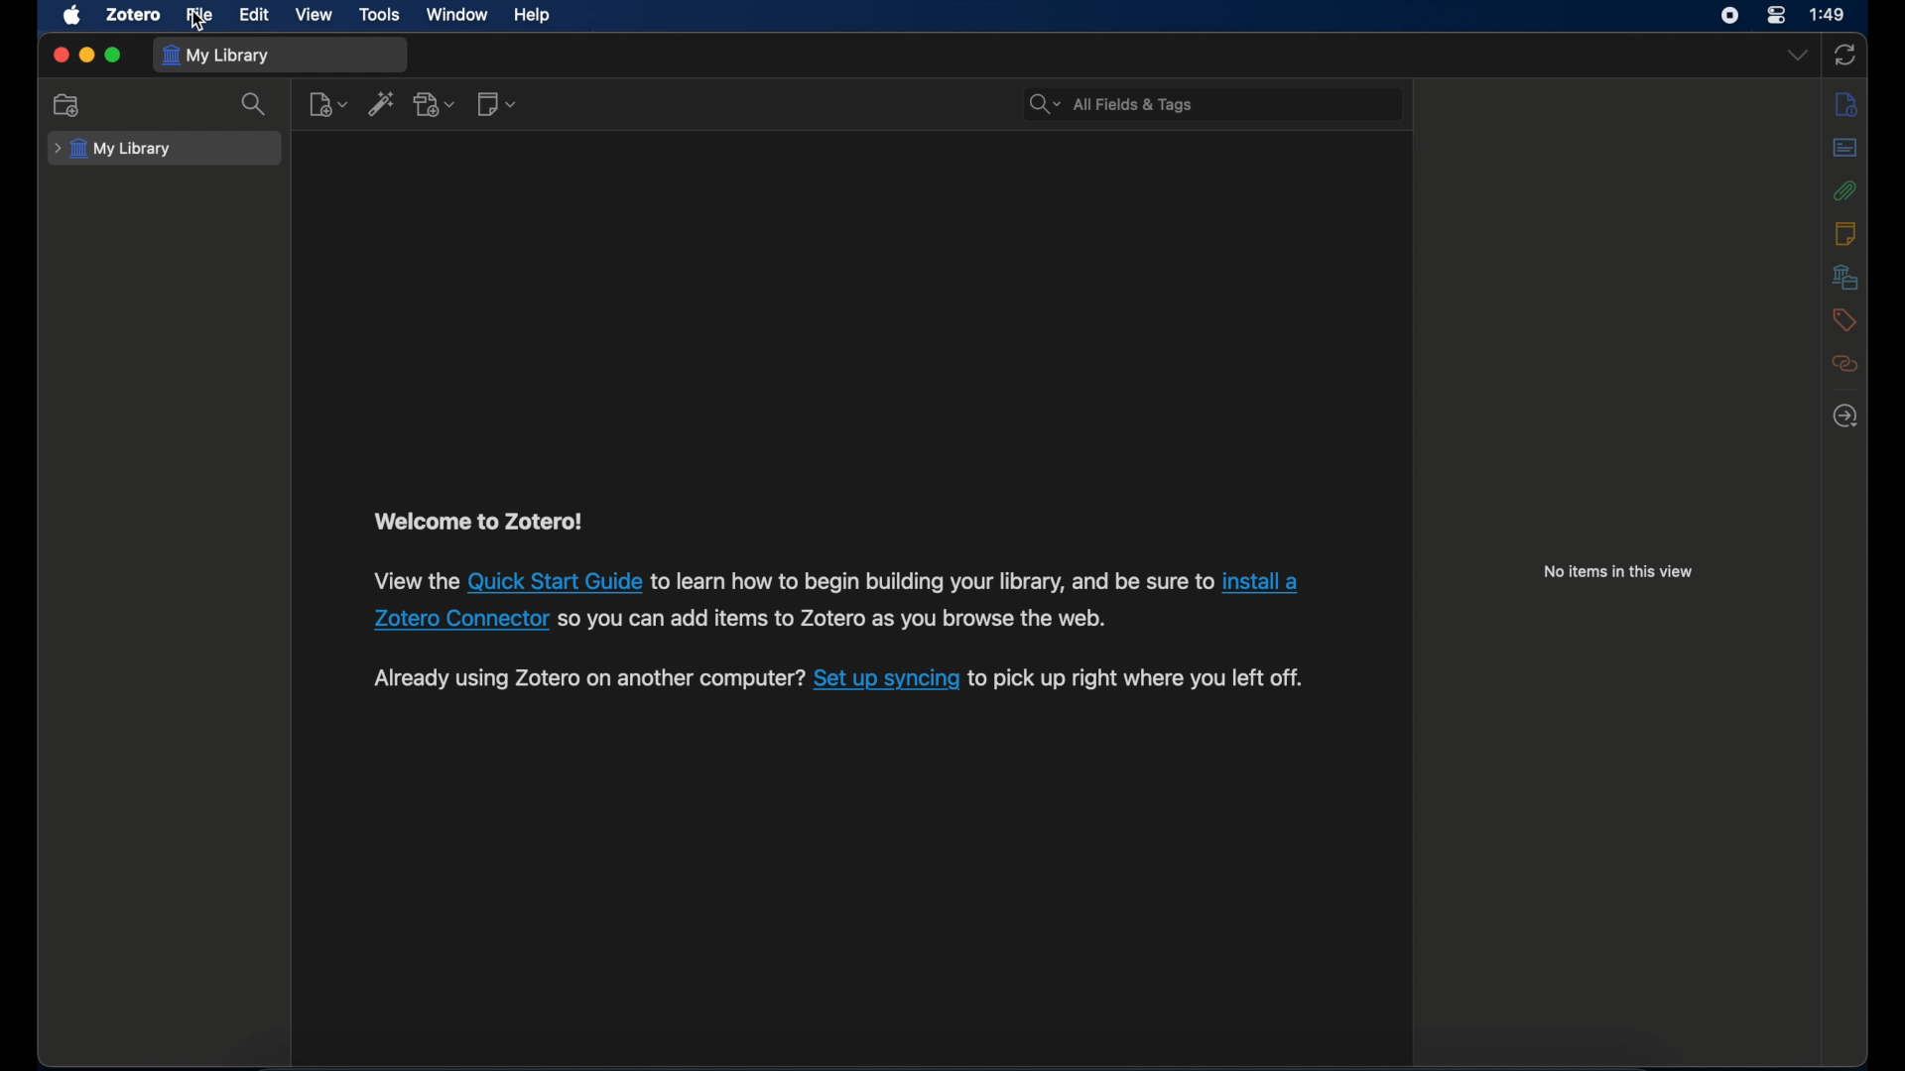 This screenshot has height=1071, width=1905. What do you see at coordinates (1844, 320) in the screenshot?
I see `tags` at bounding box center [1844, 320].